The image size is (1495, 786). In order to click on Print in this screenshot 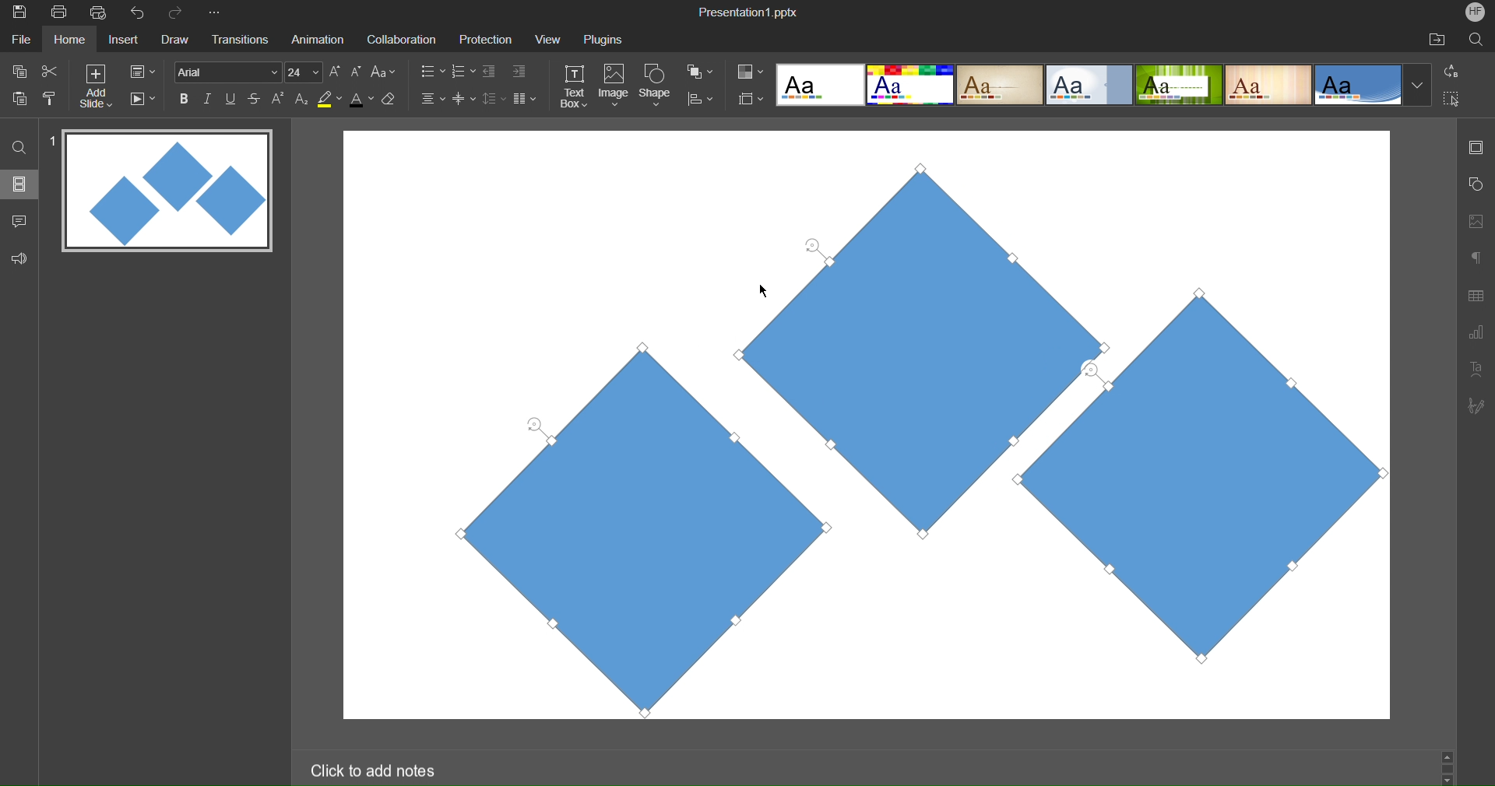, I will do `click(58, 13)`.